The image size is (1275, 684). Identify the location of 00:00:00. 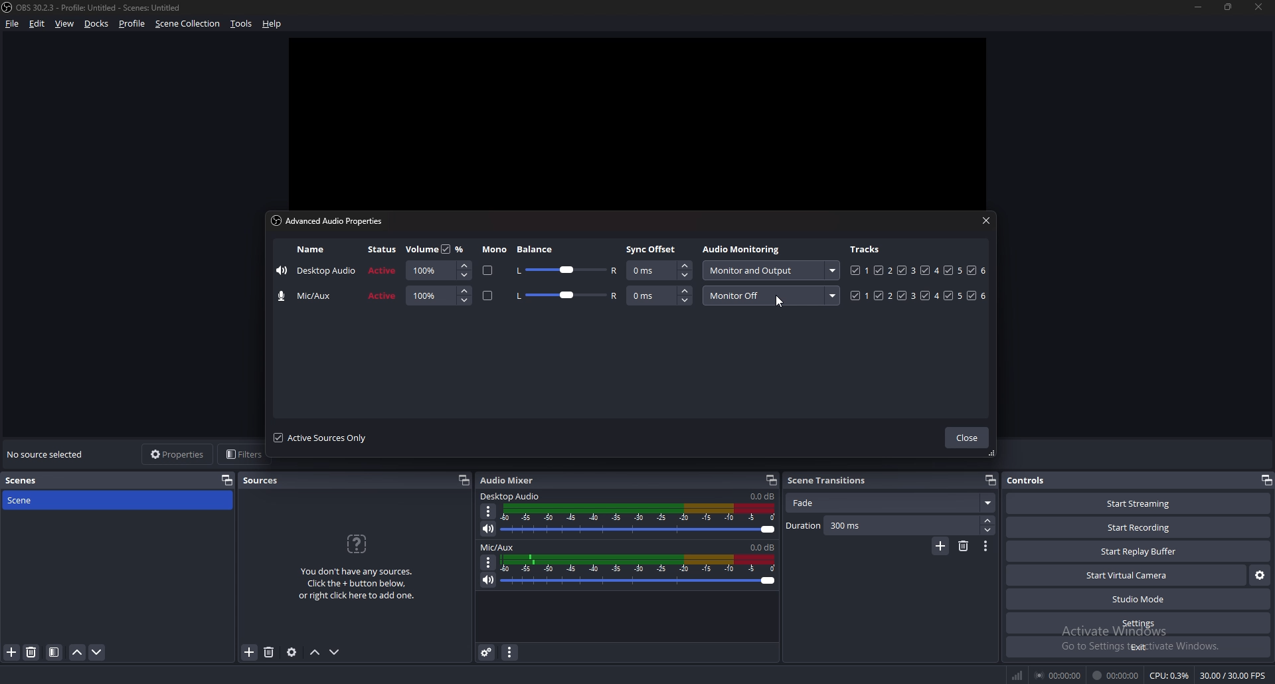
(1059, 676).